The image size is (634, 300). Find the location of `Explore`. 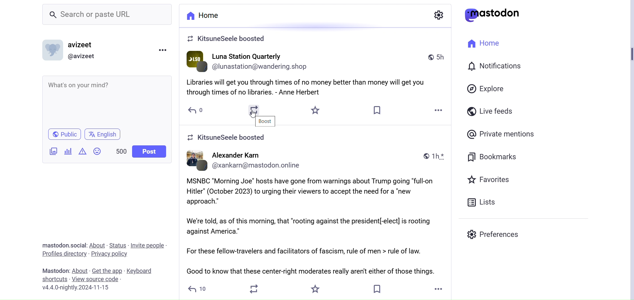

Explore is located at coordinates (489, 89).